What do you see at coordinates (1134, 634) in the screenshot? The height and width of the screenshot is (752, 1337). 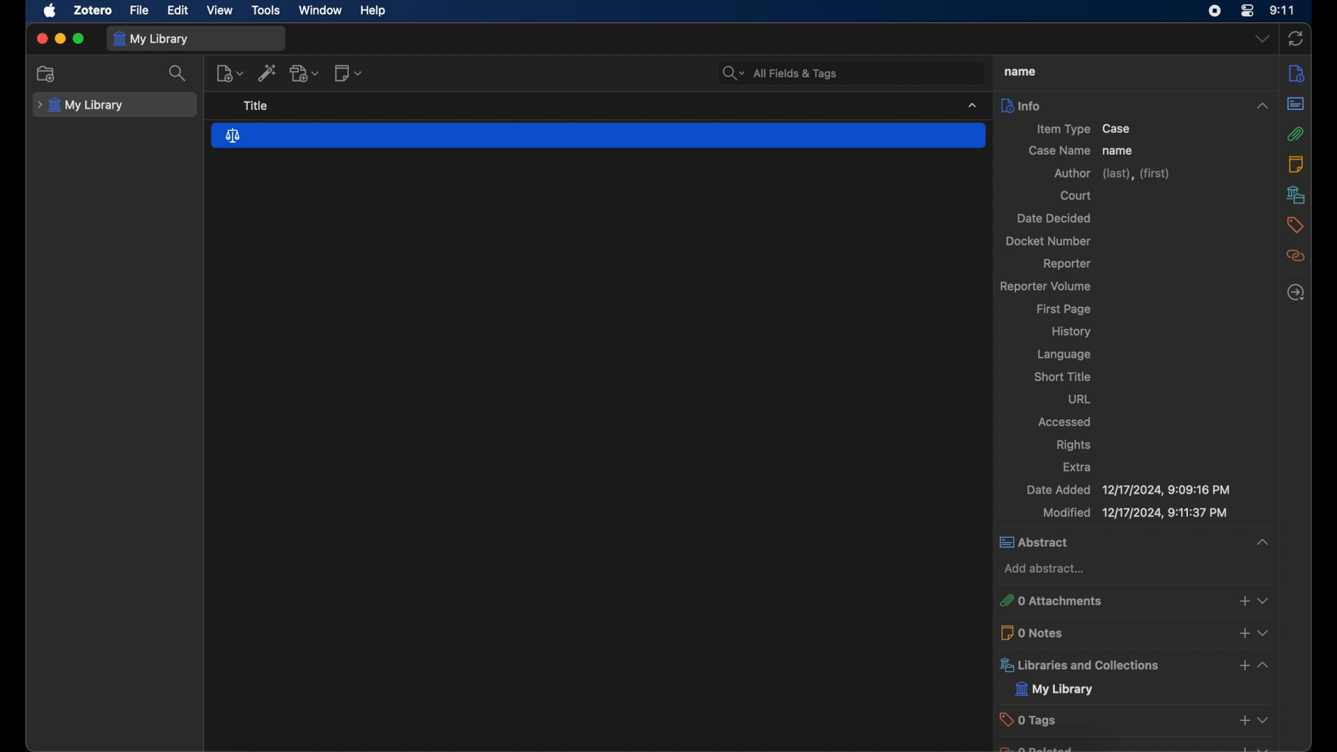 I see `0 notes` at bounding box center [1134, 634].